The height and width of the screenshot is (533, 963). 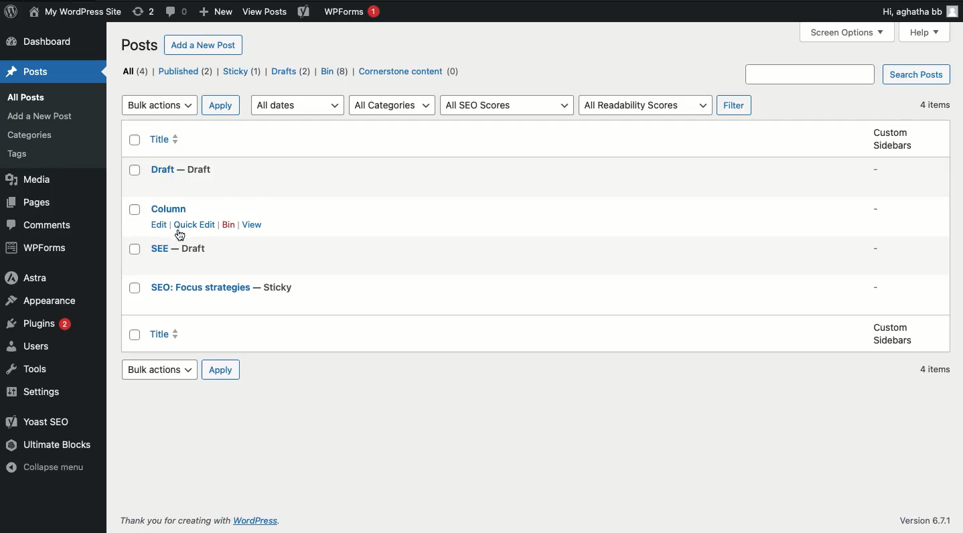 I want to click on Pages, so click(x=31, y=204).